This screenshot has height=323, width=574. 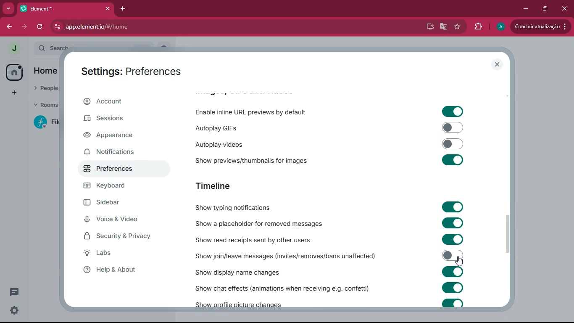 I want to click on toggle on/off, so click(x=453, y=207).